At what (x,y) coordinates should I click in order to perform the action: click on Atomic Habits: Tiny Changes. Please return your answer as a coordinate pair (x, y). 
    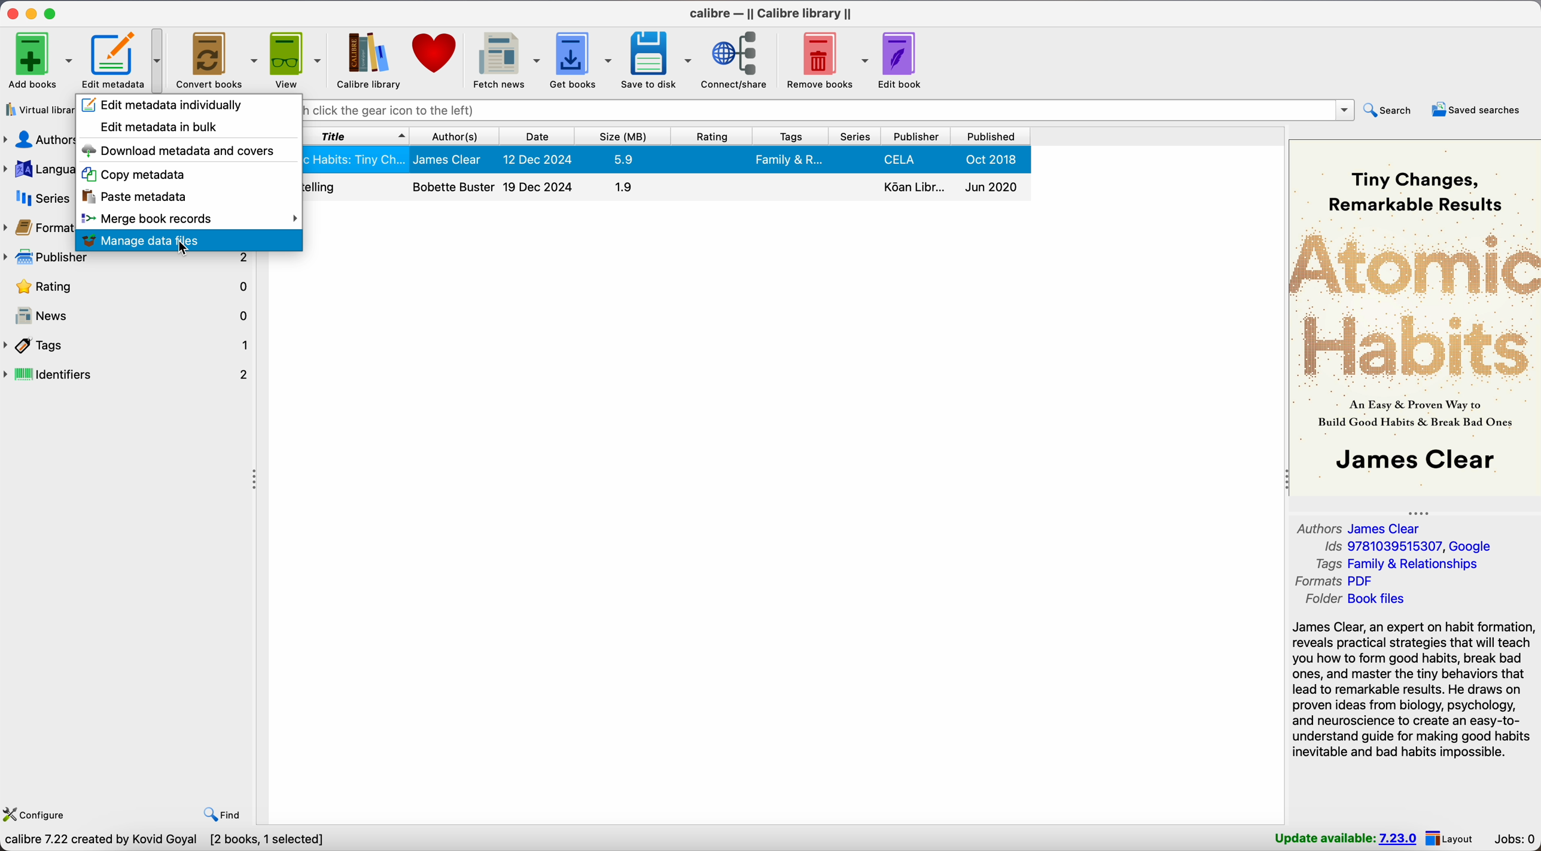
    Looking at the image, I should click on (668, 159).